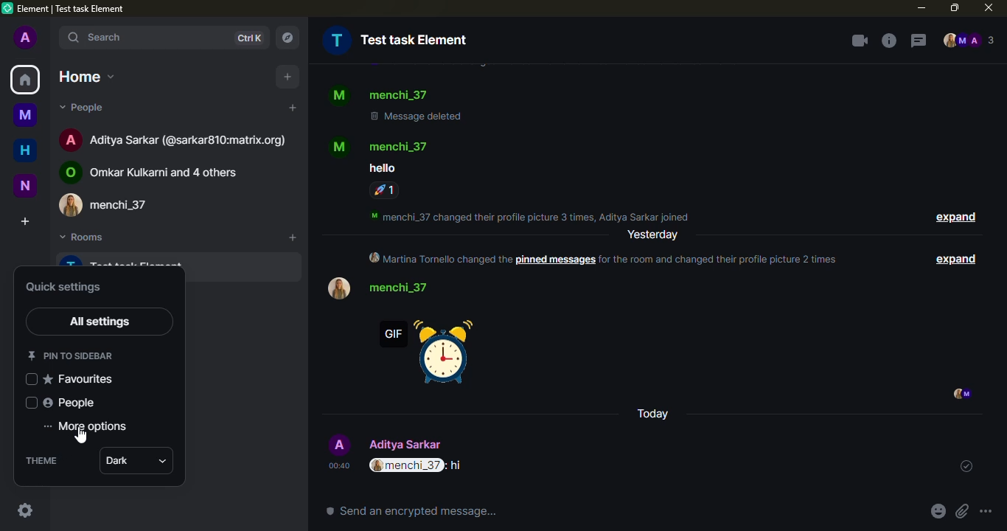 Image resolution: width=1007 pixels, height=531 pixels. I want to click on pin to sidebar, so click(72, 355).